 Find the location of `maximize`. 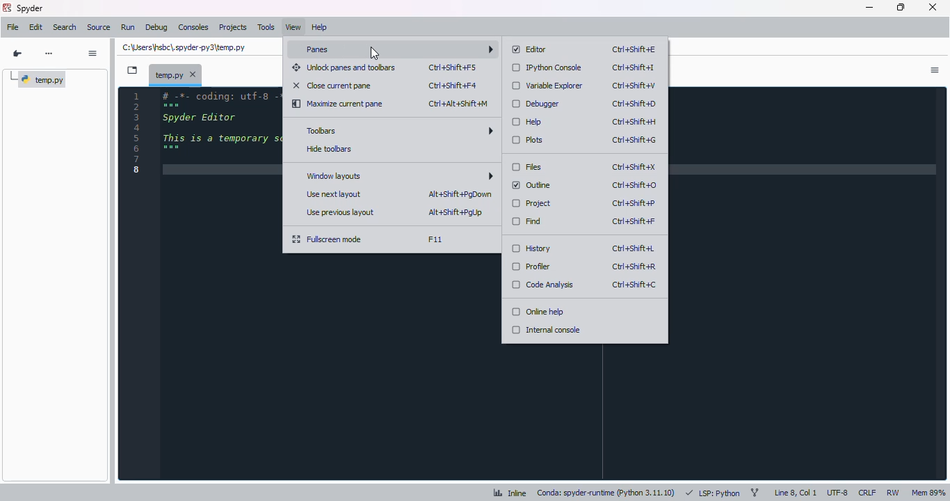

maximize is located at coordinates (901, 7).